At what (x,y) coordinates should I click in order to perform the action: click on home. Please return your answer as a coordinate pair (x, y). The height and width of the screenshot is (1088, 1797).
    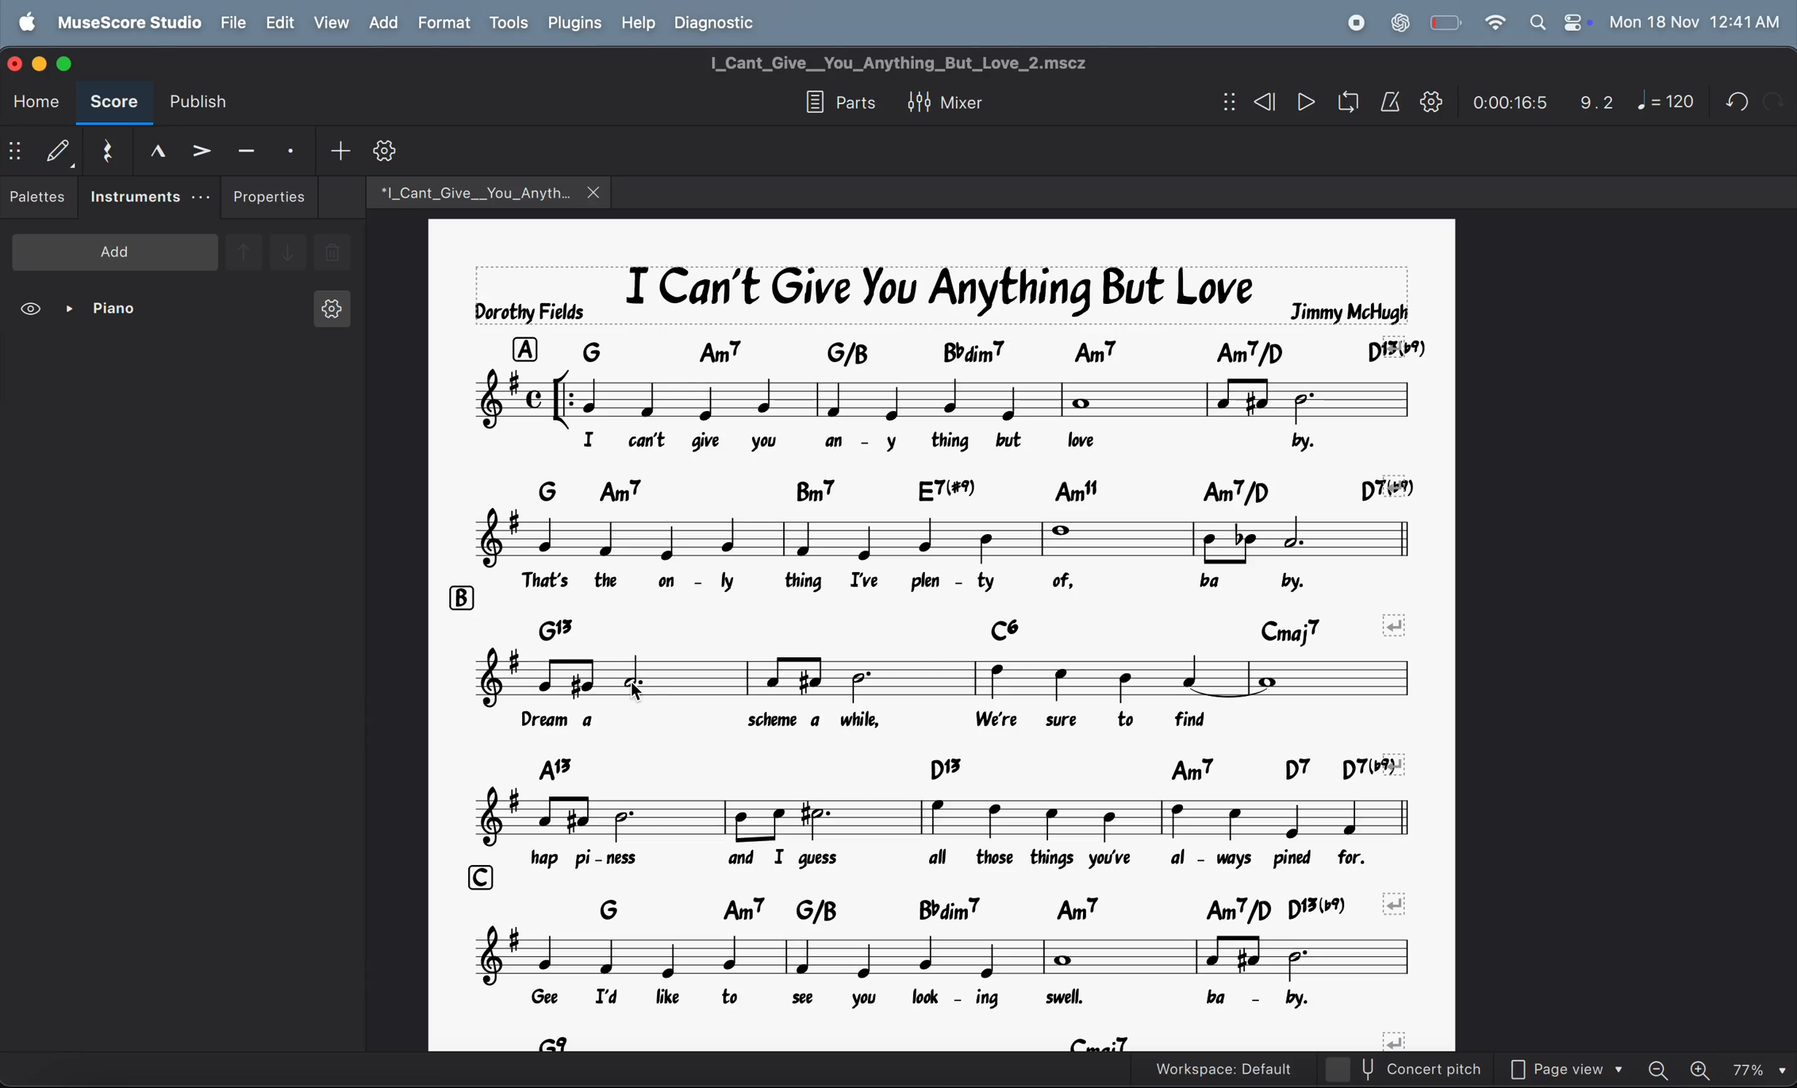
    Looking at the image, I should click on (36, 103).